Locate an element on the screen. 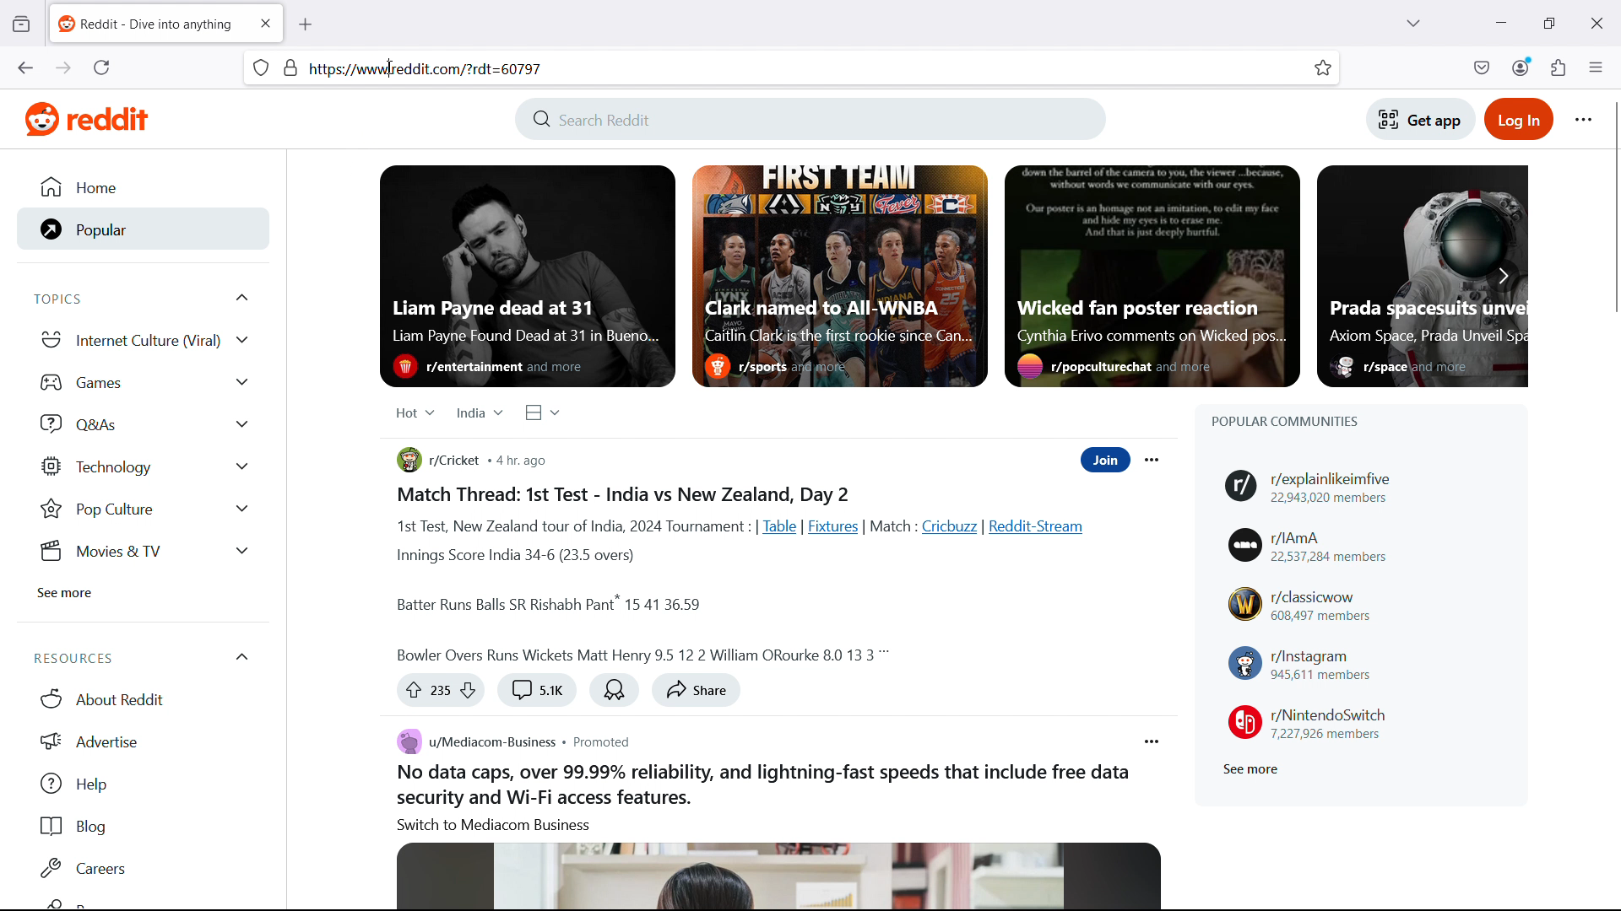  Internet culture viral is located at coordinates (144, 338).